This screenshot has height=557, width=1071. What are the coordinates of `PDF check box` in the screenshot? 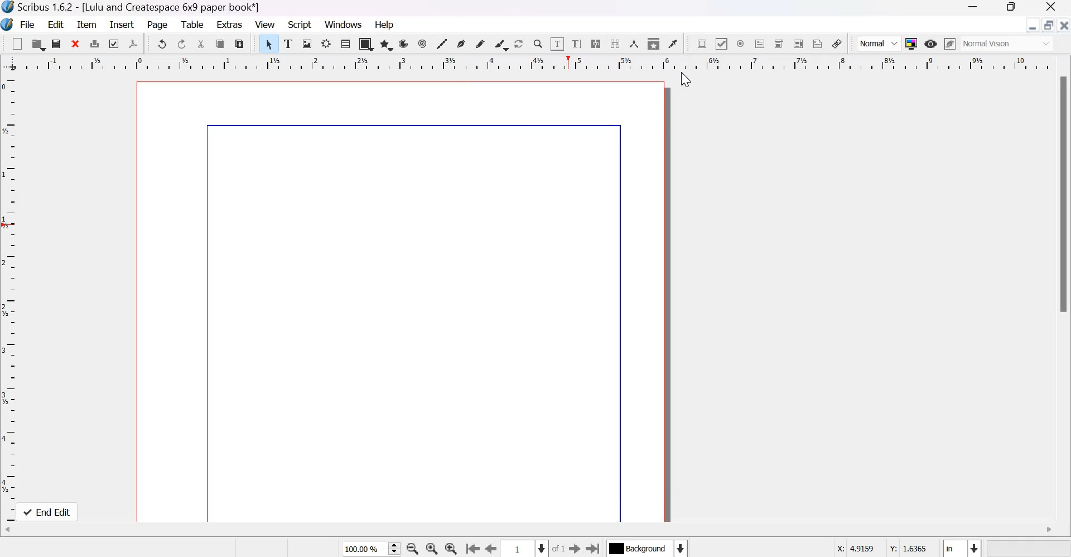 It's located at (721, 43).